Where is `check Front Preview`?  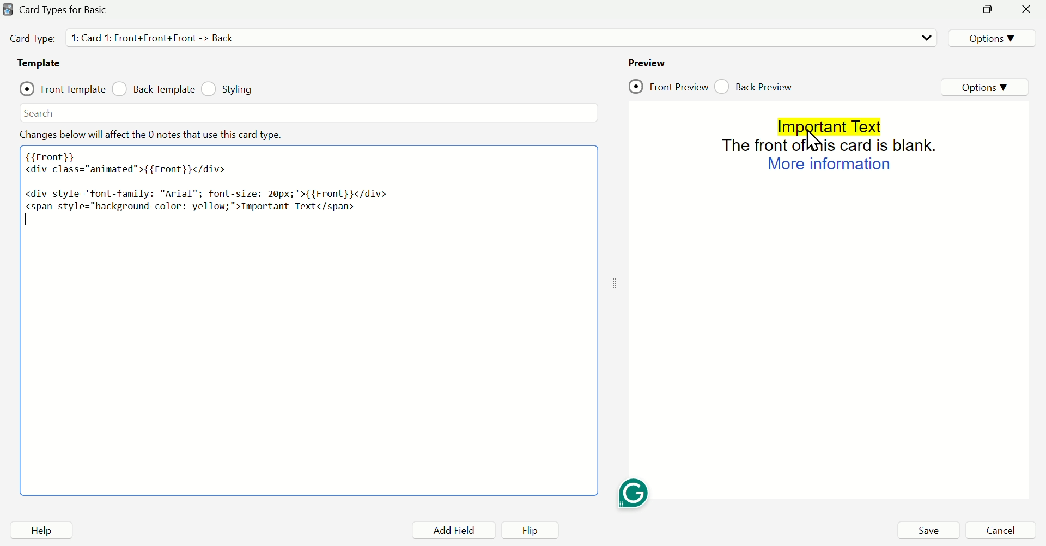
check Front Preview is located at coordinates (668, 84).